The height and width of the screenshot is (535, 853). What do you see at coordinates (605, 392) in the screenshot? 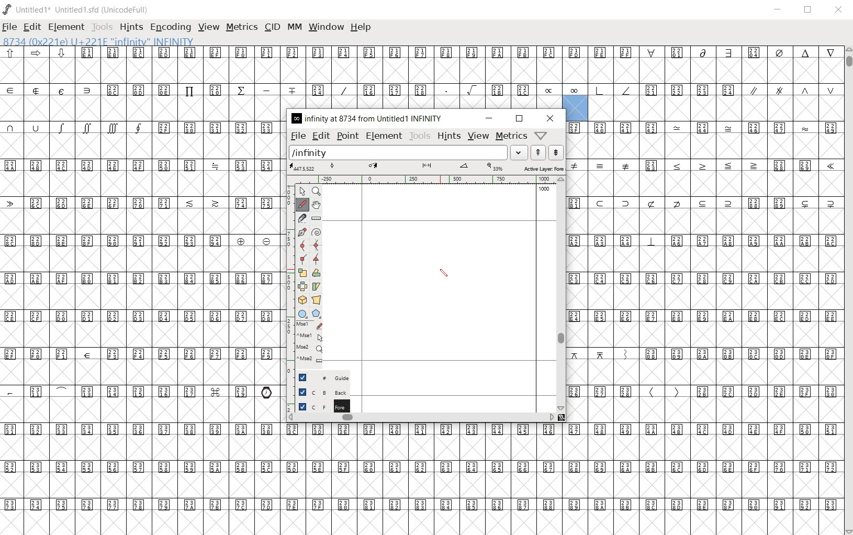
I see `Unicode code points` at bounding box center [605, 392].